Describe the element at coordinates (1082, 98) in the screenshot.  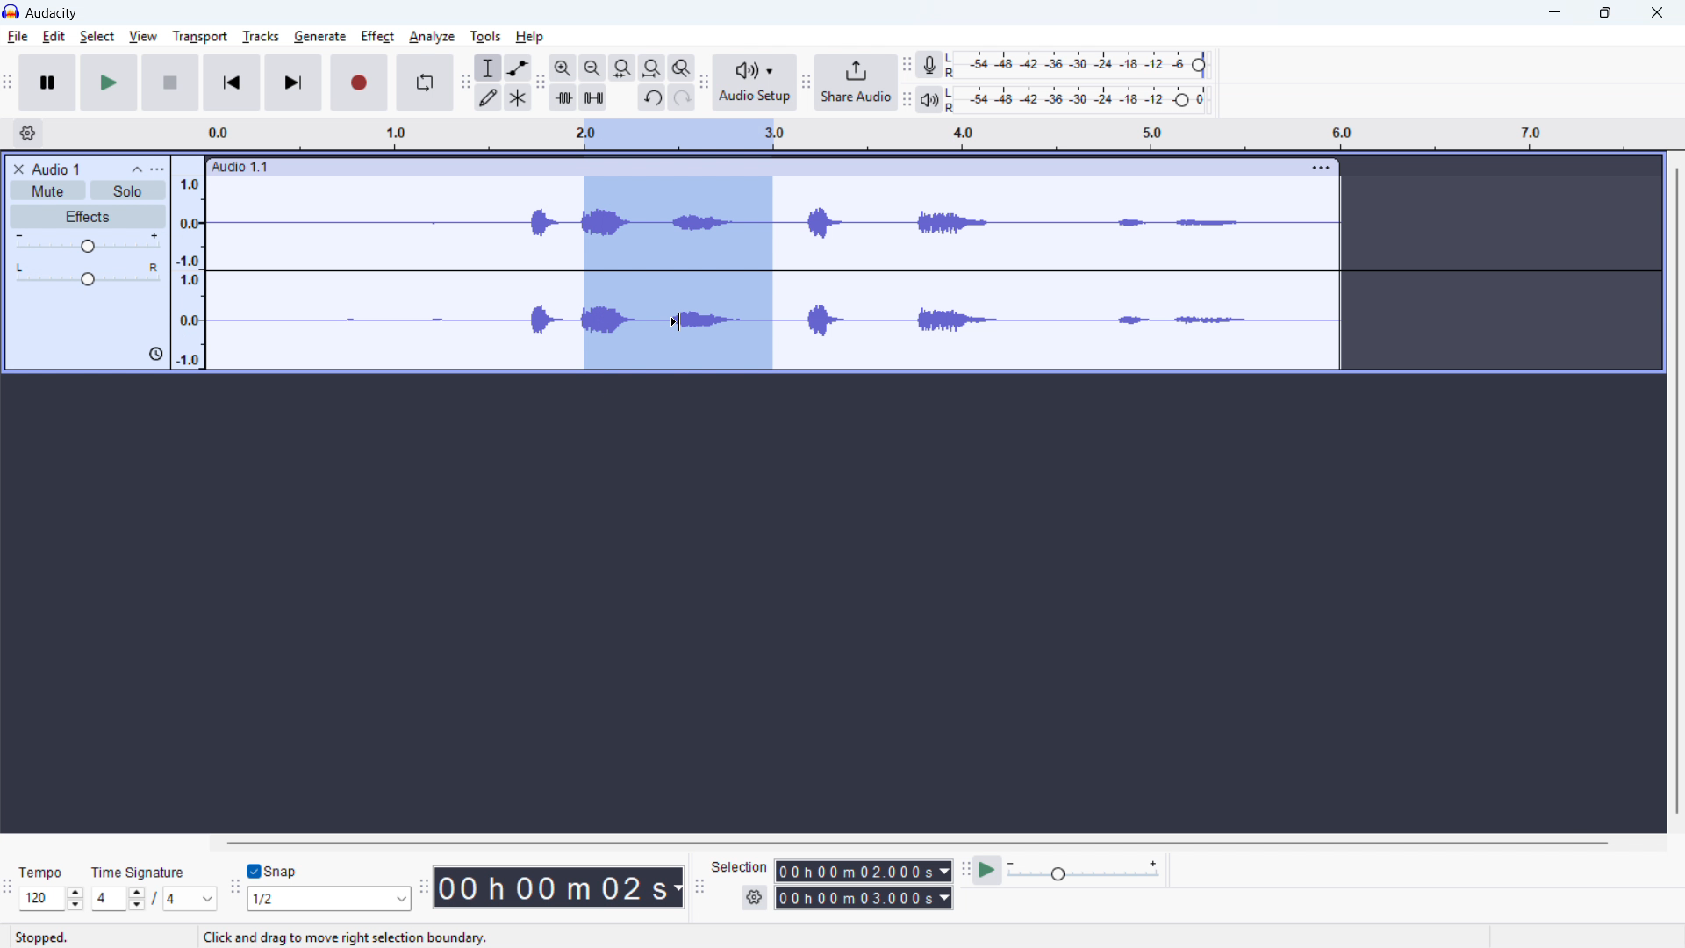
I see `Playback level` at that location.